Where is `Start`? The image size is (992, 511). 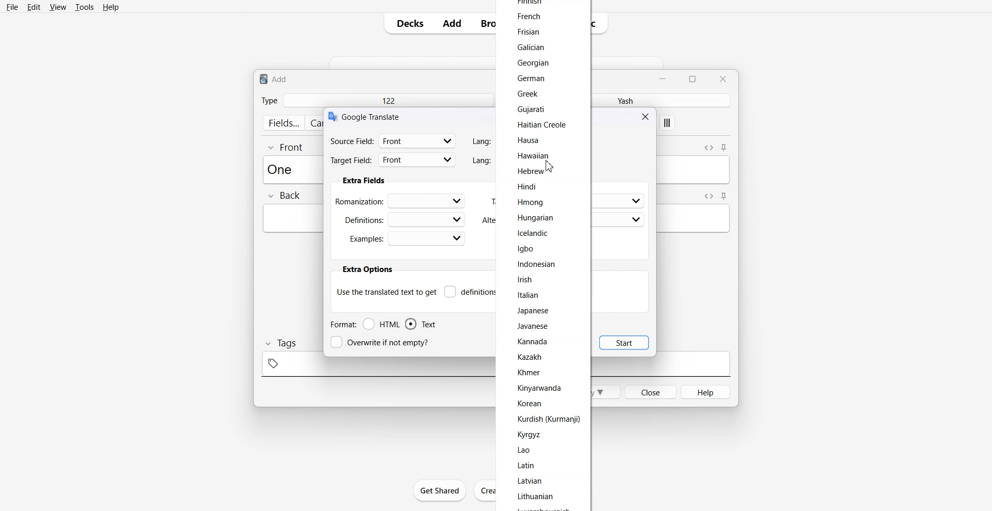
Start is located at coordinates (624, 342).